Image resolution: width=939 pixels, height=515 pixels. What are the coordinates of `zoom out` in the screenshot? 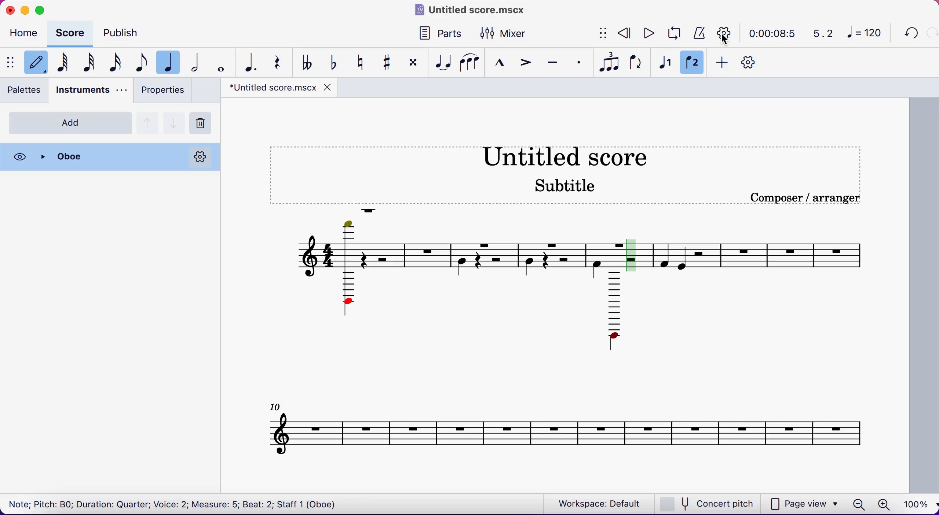 It's located at (859, 503).